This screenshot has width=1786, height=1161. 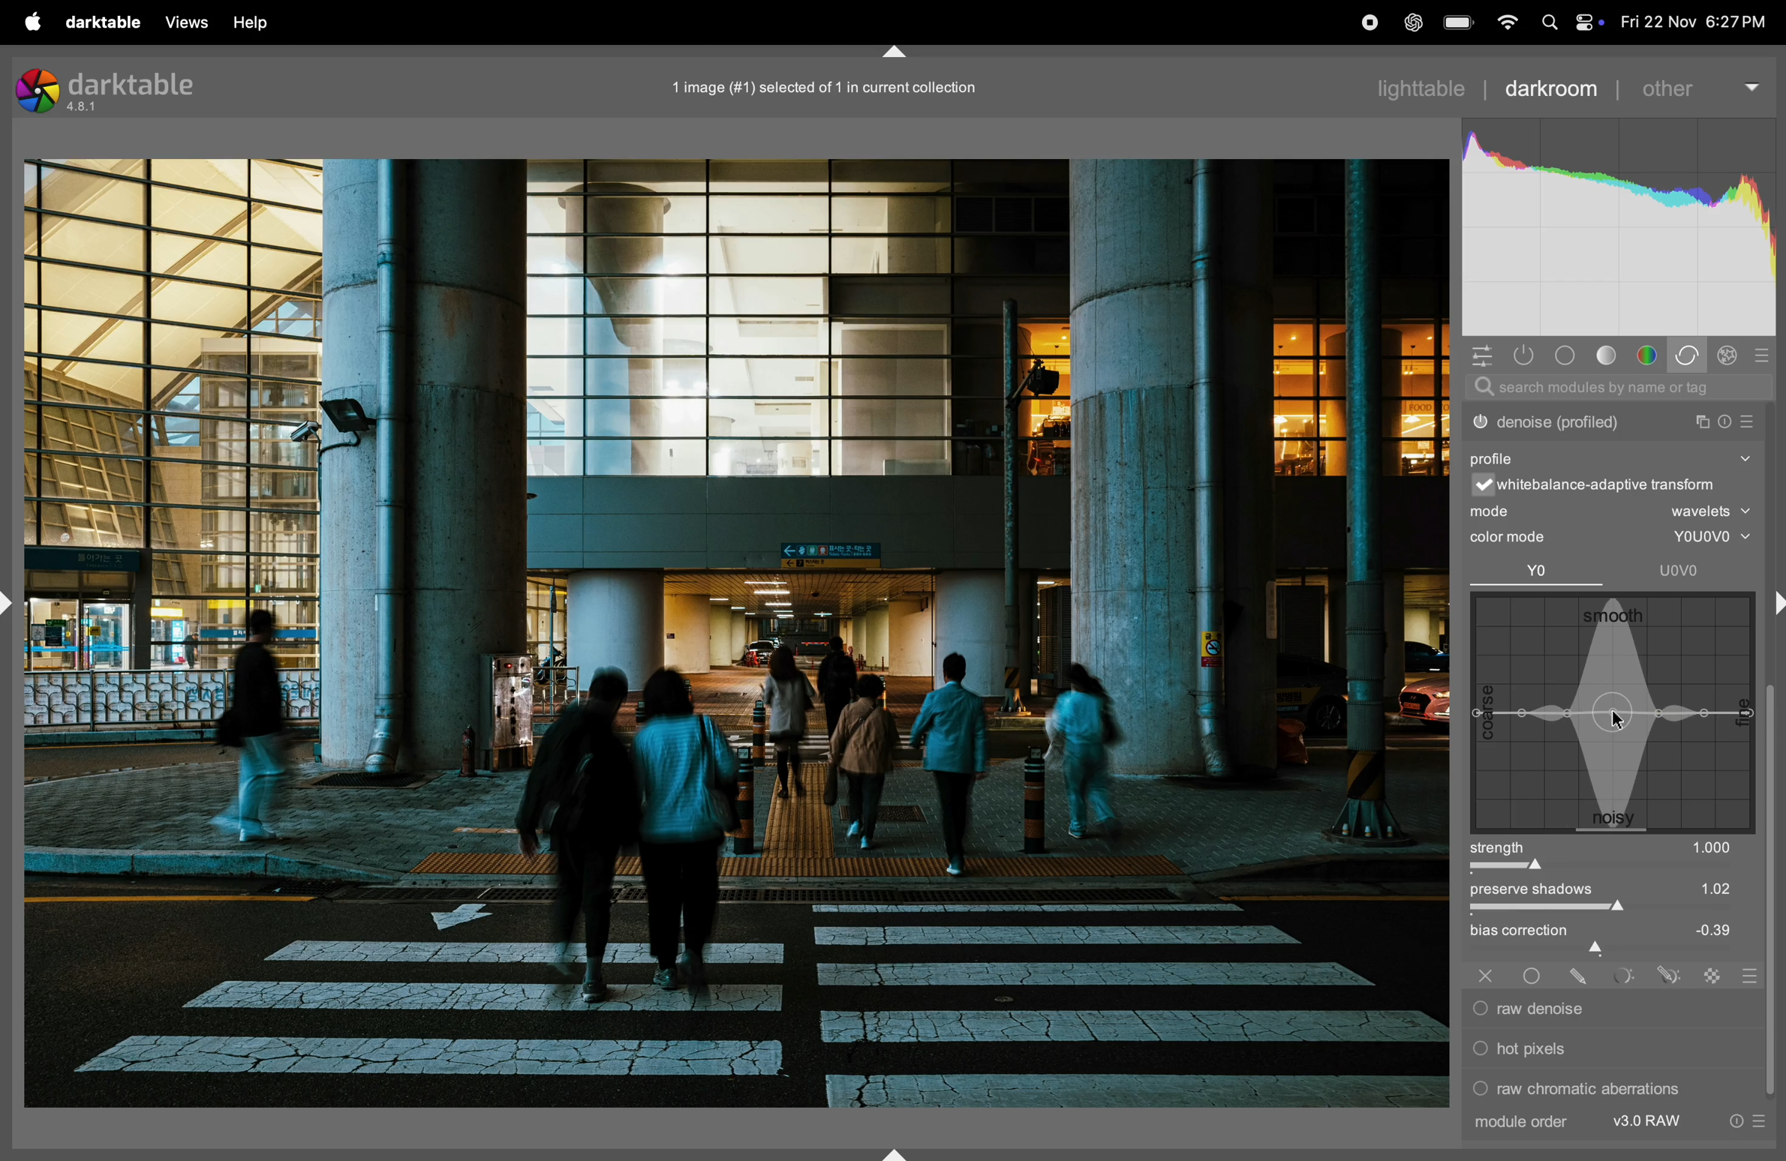 What do you see at coordinates (894, 52) in the screenshot?
I see `shift+ctrl+t` at bounding box center [894, 52].